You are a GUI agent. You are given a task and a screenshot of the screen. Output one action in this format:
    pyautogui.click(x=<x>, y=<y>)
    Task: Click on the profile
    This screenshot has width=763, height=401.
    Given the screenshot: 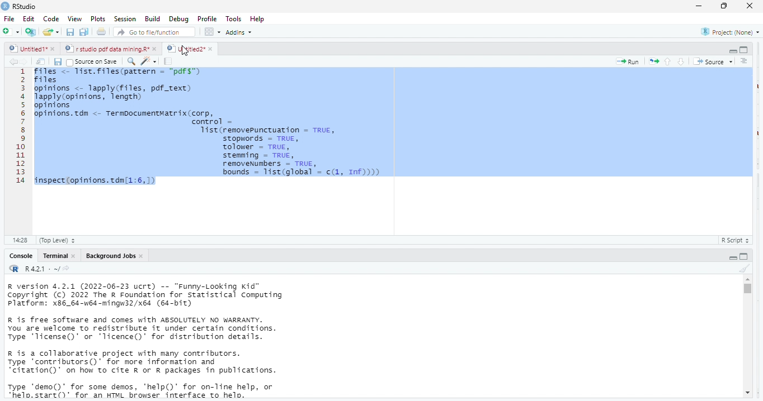 What is the action you would take?
    pyautogui.click(x=207, y=18)
    